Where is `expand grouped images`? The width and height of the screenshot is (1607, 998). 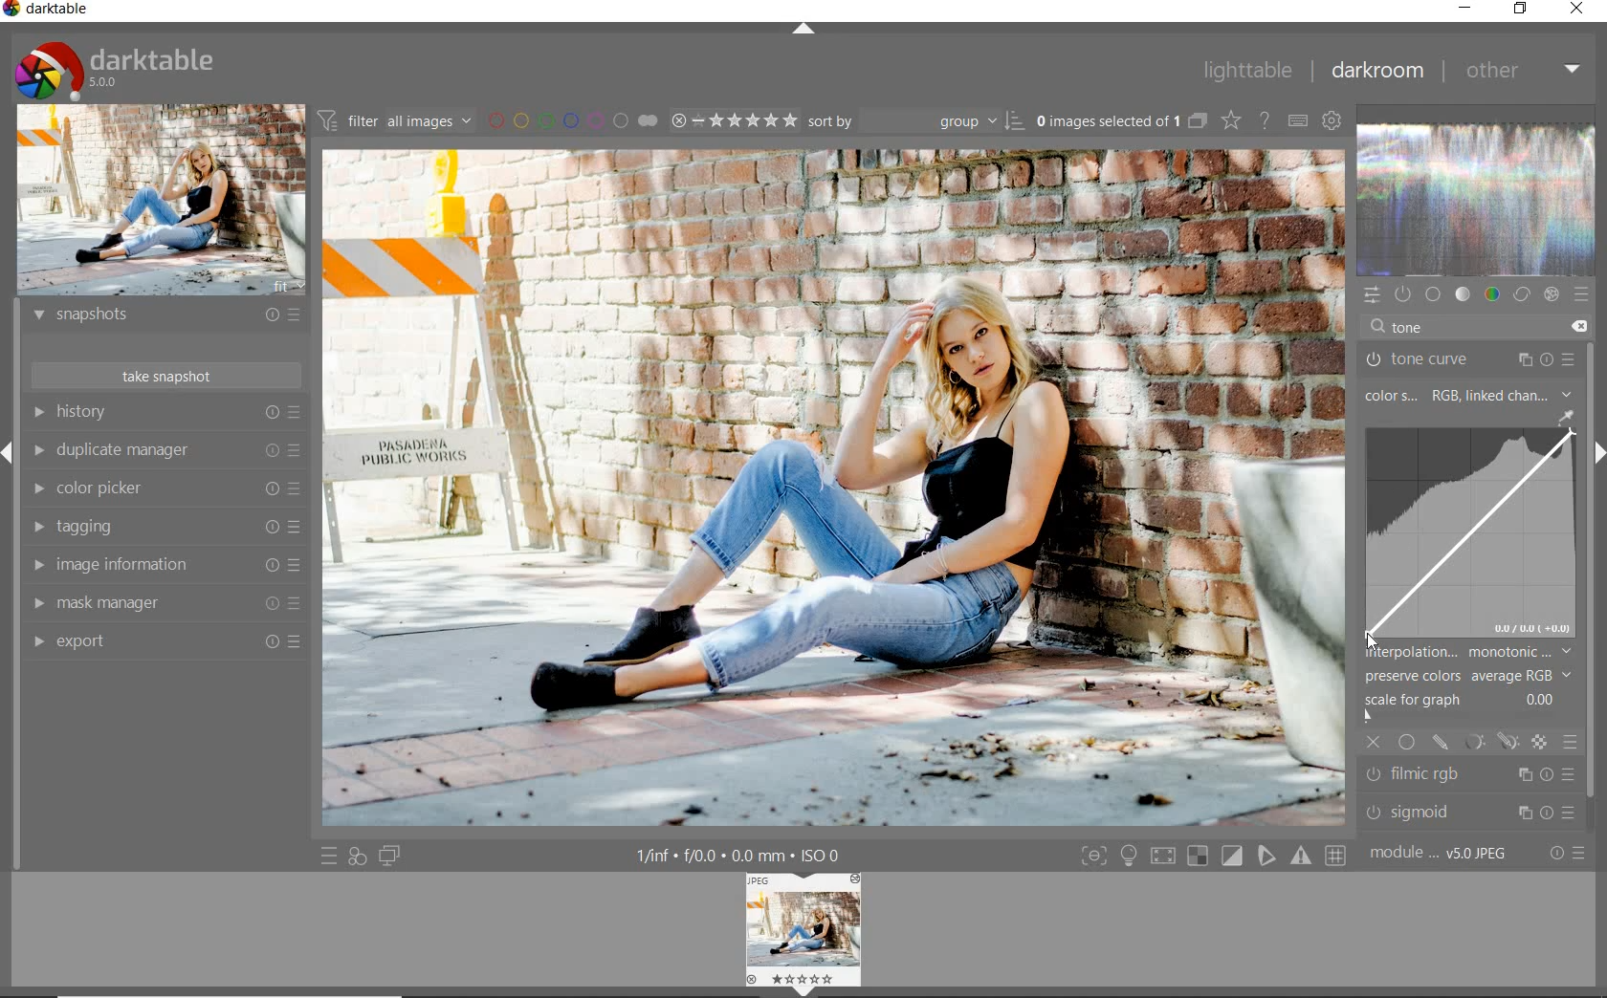 expand grouped images is located at coordinates (1121, 120).